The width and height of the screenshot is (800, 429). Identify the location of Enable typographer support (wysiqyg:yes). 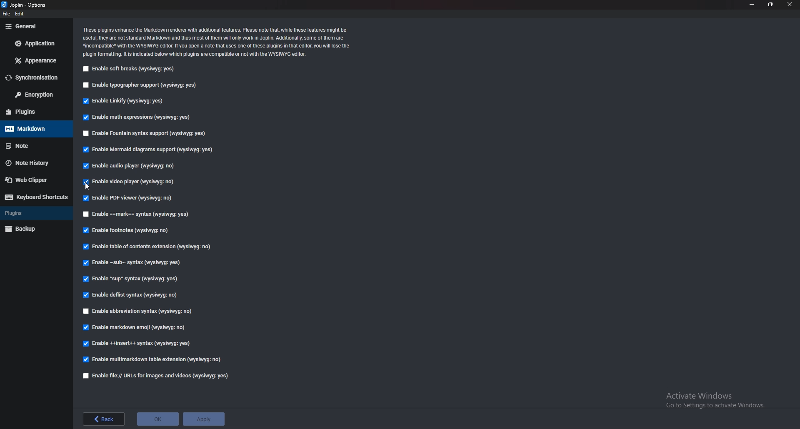
(141, 85).